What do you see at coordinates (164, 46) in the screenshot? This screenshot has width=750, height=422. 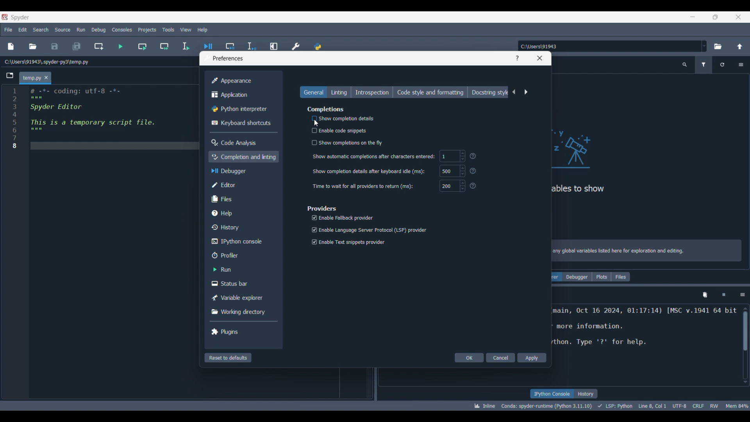 I see `Run current cell and go to next` at bounding box center [164, 46].